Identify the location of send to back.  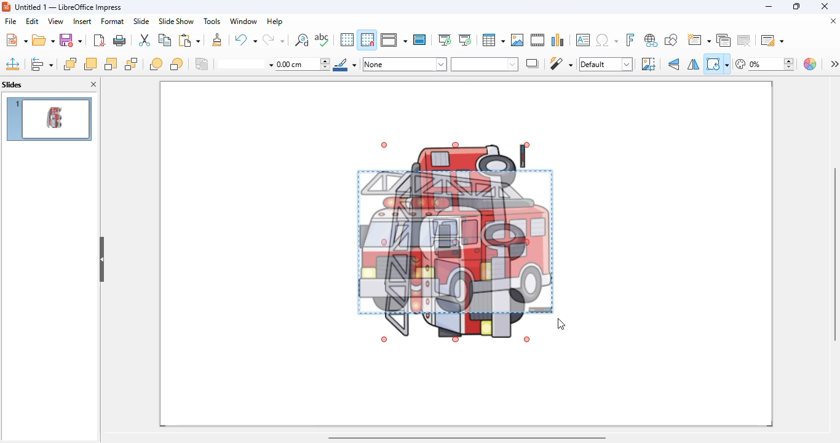
(132, 64).